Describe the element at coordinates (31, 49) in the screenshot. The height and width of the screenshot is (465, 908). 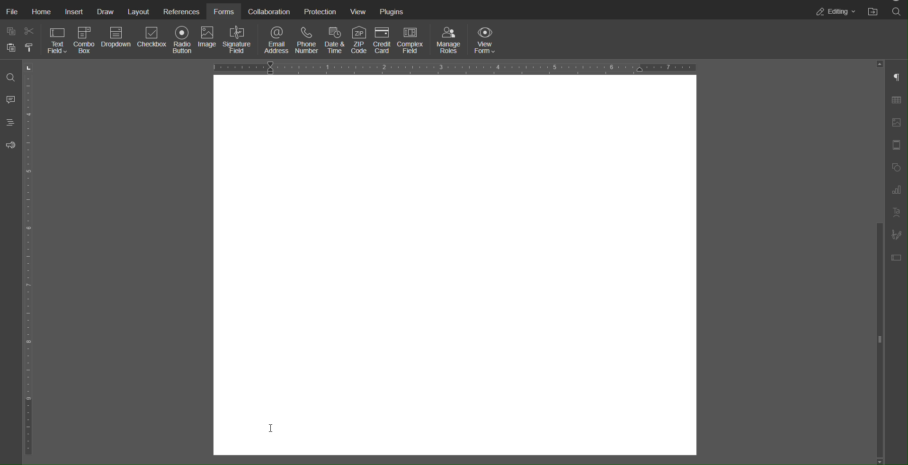
I see `copy style` at that location.